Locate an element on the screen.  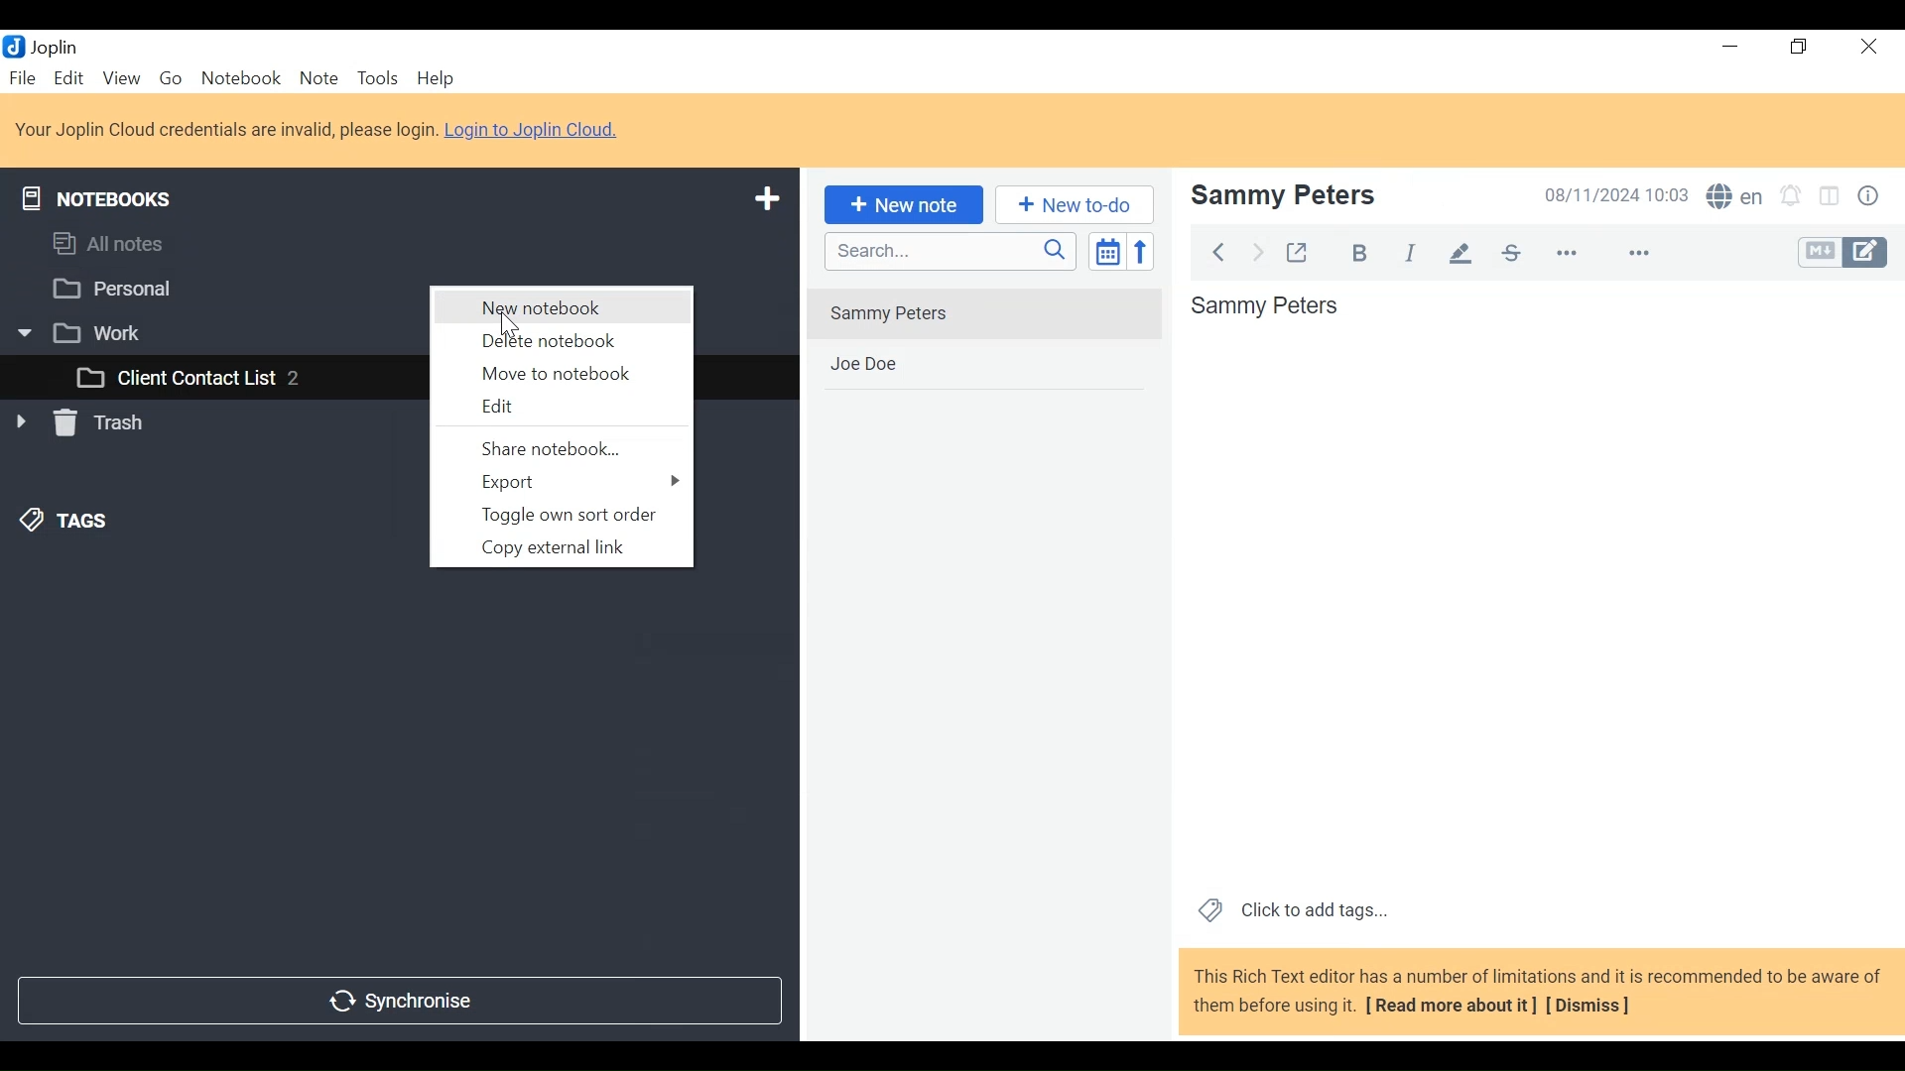
help is located at coordinates (448, 76).